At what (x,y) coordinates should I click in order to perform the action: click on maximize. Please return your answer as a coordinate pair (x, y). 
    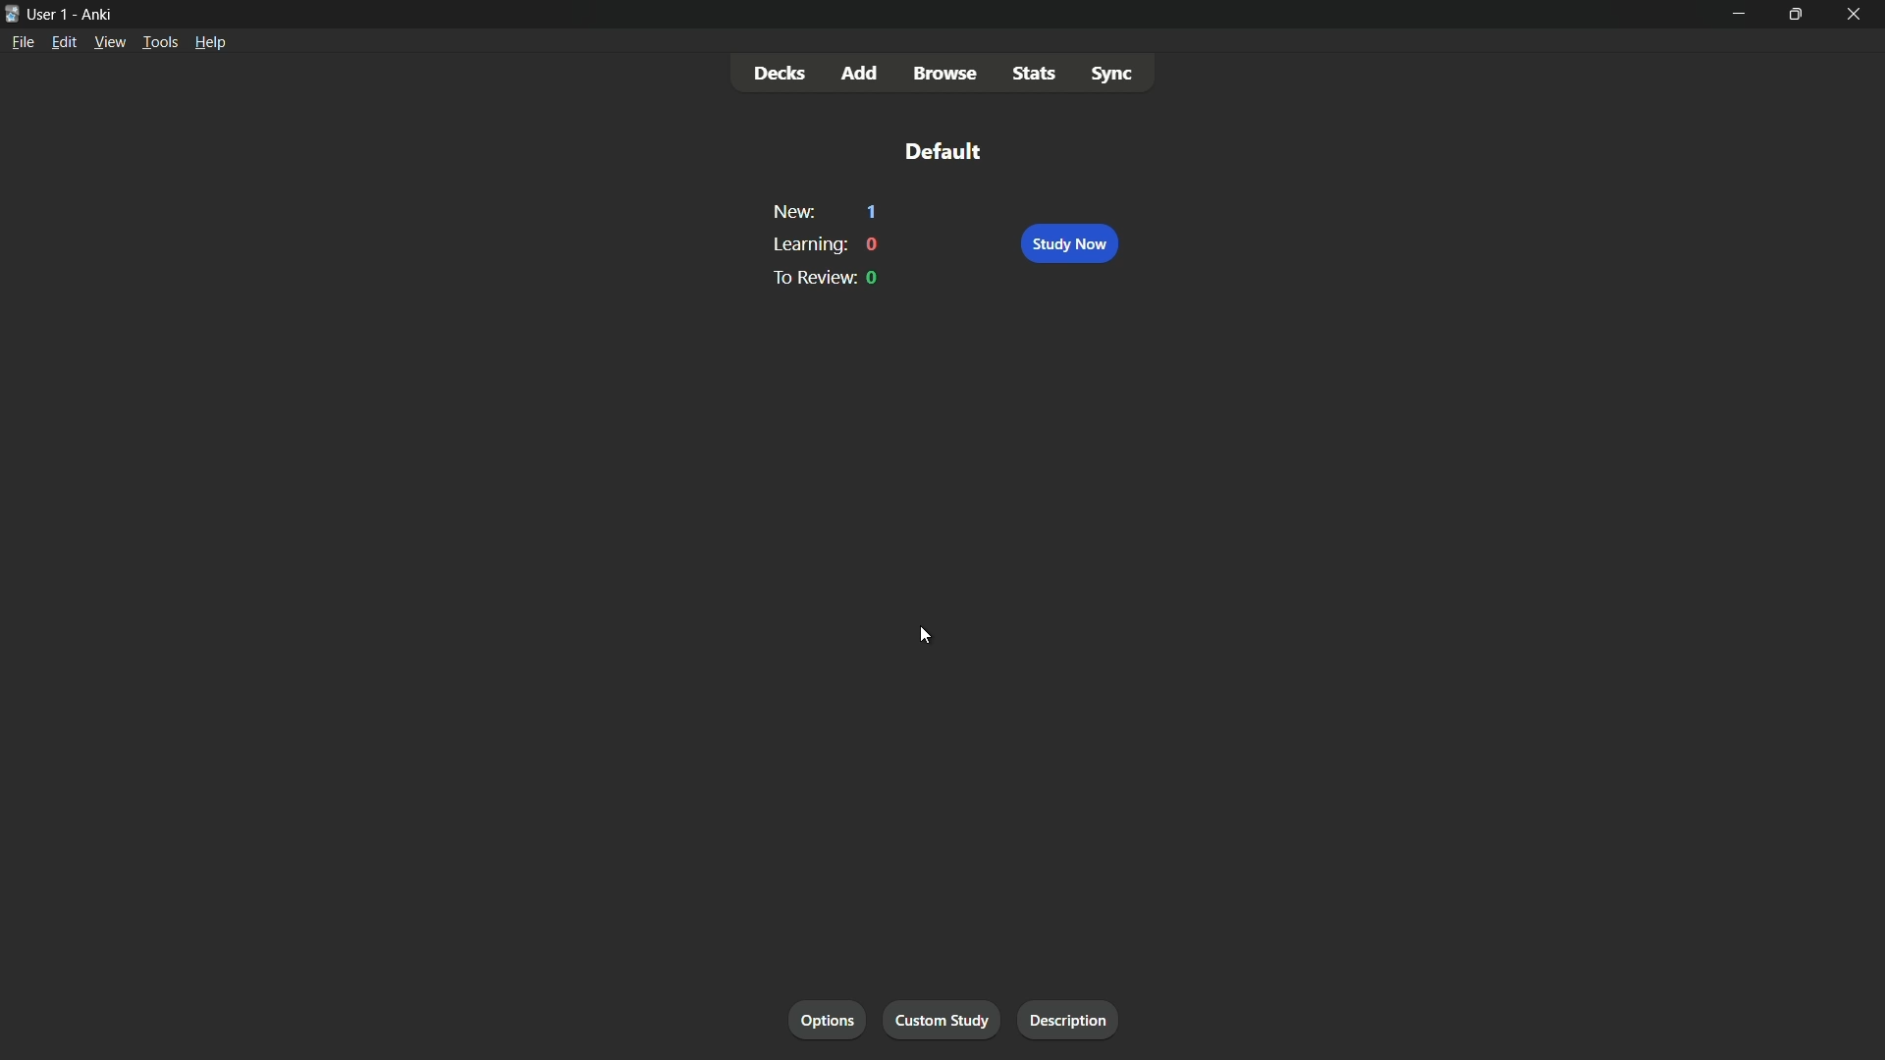
    Looking at the image, I should click on (1794, 13).